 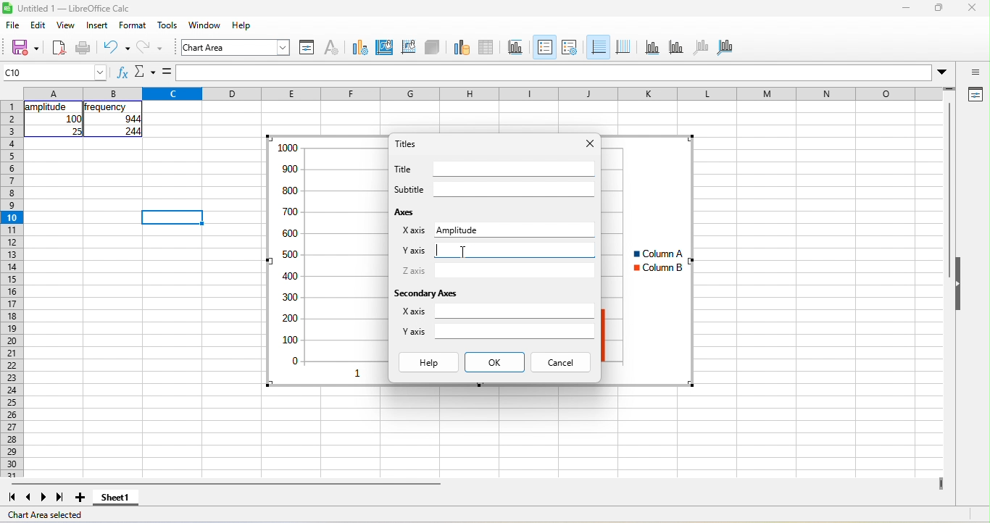 I want to click on formula bar, so click(x=554, y=72).